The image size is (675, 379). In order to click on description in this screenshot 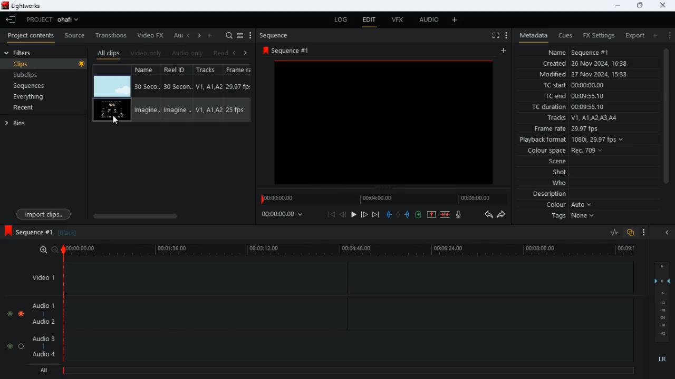, I will do `click(545, 194)`.